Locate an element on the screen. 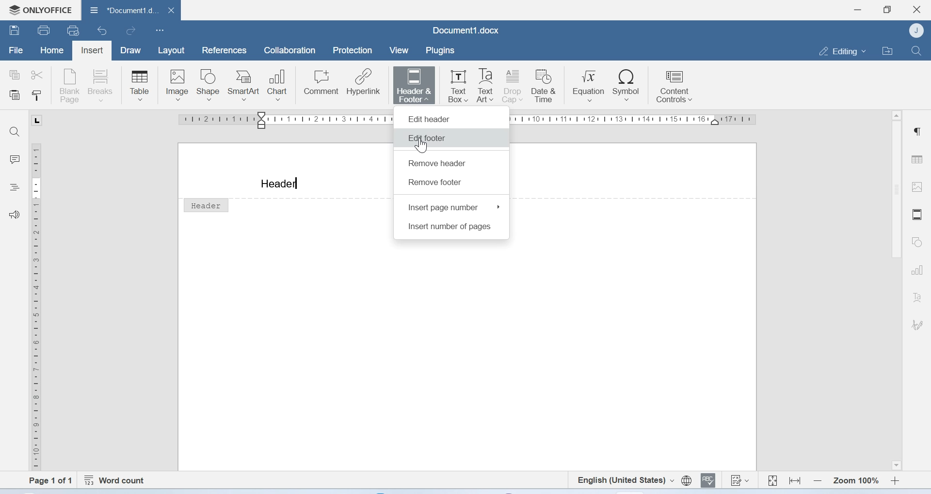 The width and height of the screenshot is (931, 494). Header & Footer is located at coordinates (415, 84).